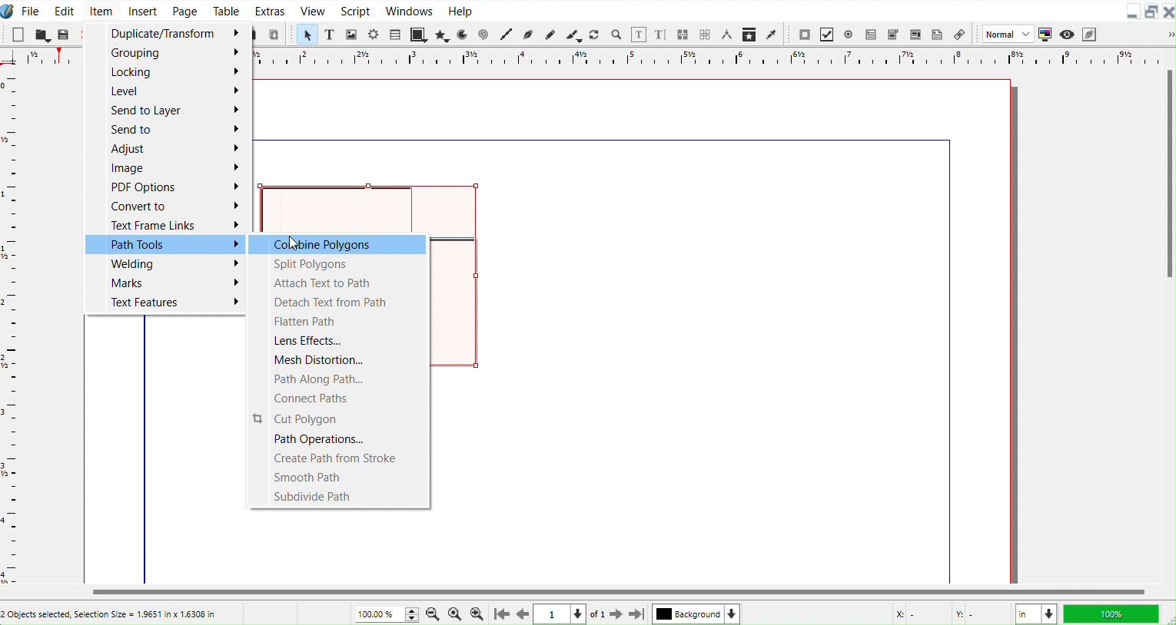 Image resolution: width=1176 pixels, height=625 pixels. Describe the element at coordinates (337, 281) in the screenshot. I see `Attach Text to Path` at that location.